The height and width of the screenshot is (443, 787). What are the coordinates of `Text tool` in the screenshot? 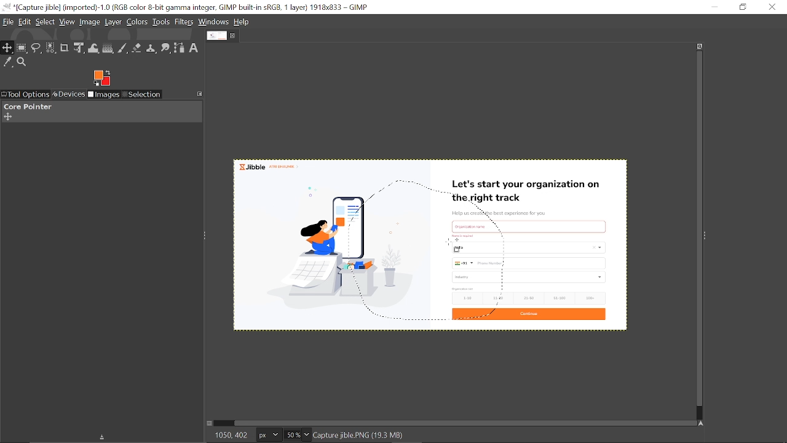 It's located at (194, 48).